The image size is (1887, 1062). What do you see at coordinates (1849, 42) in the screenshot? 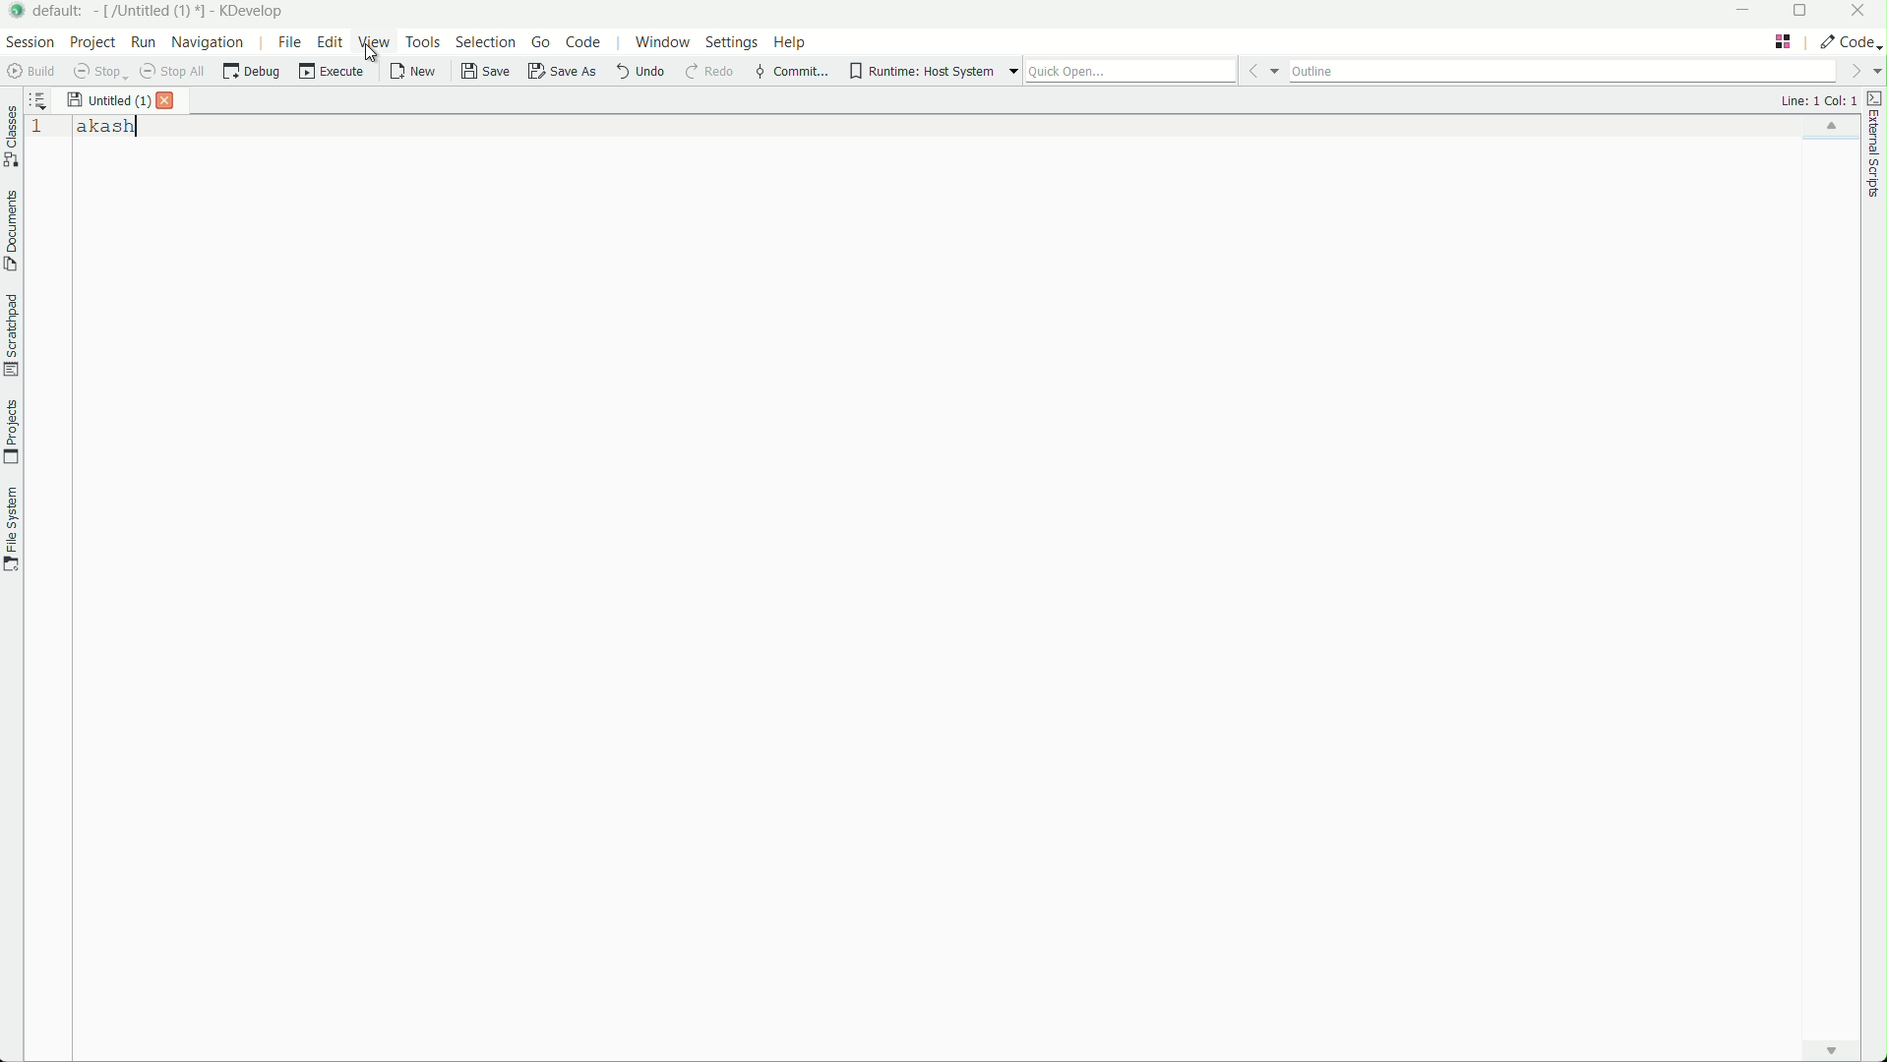
I see `execute actions to change the area` at bounding box center [1849, 42].